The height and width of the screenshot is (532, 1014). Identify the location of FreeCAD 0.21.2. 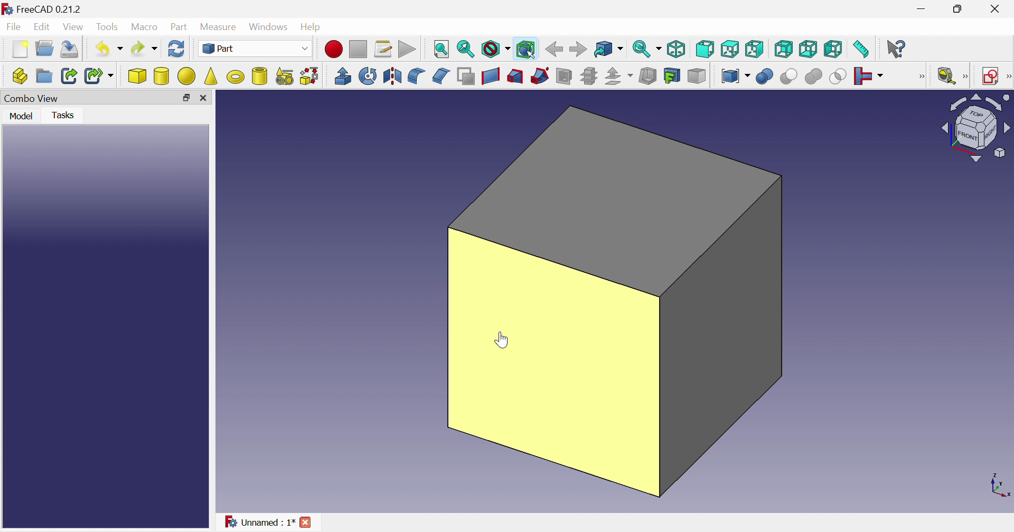
(51, 8).